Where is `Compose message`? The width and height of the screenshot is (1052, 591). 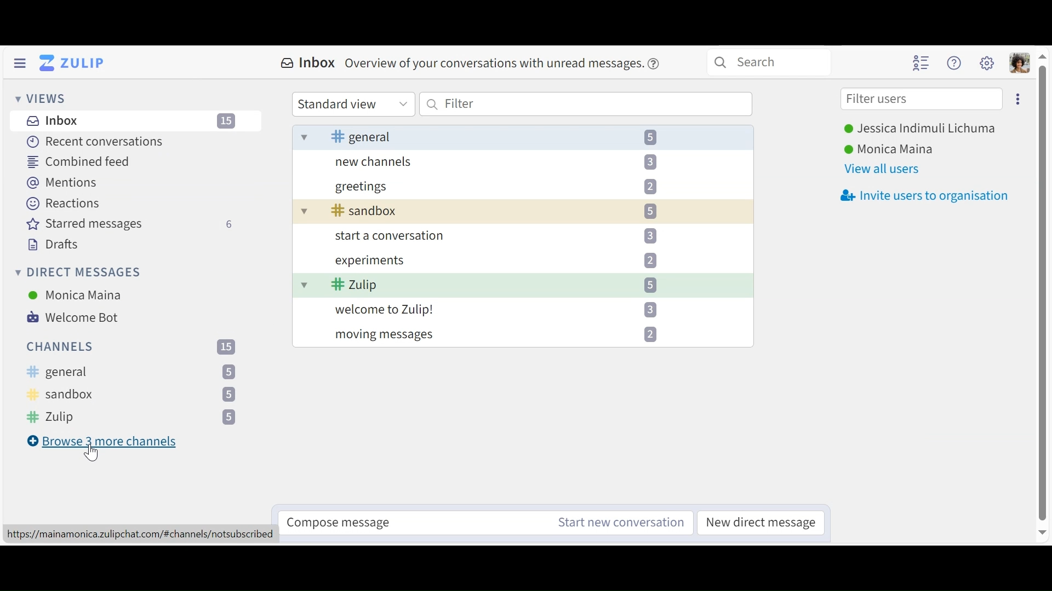 Compose message is located at coordinates (407, 523).